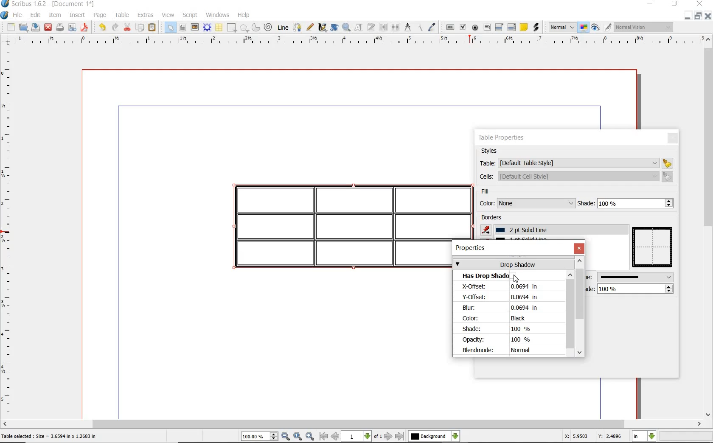 The image size is (713, 443). I want to click on drop shadow, so click(513, 264).